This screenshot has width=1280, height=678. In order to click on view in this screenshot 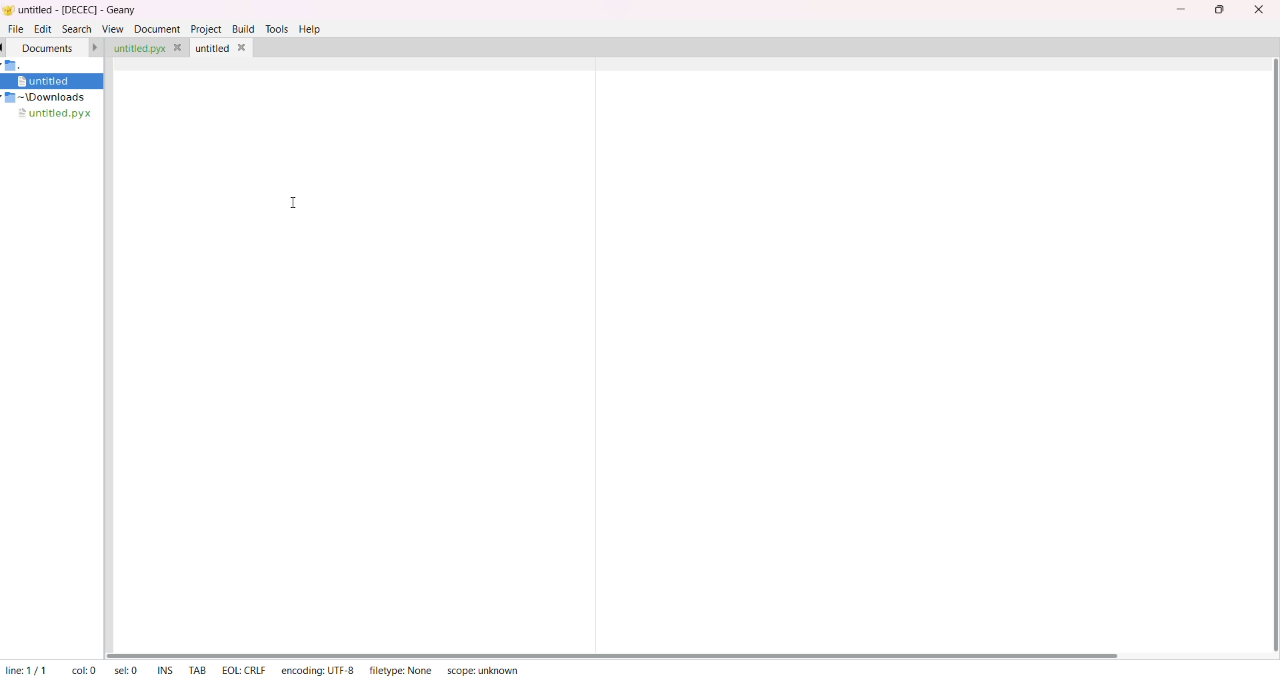, I will do `click(113, 29)`.